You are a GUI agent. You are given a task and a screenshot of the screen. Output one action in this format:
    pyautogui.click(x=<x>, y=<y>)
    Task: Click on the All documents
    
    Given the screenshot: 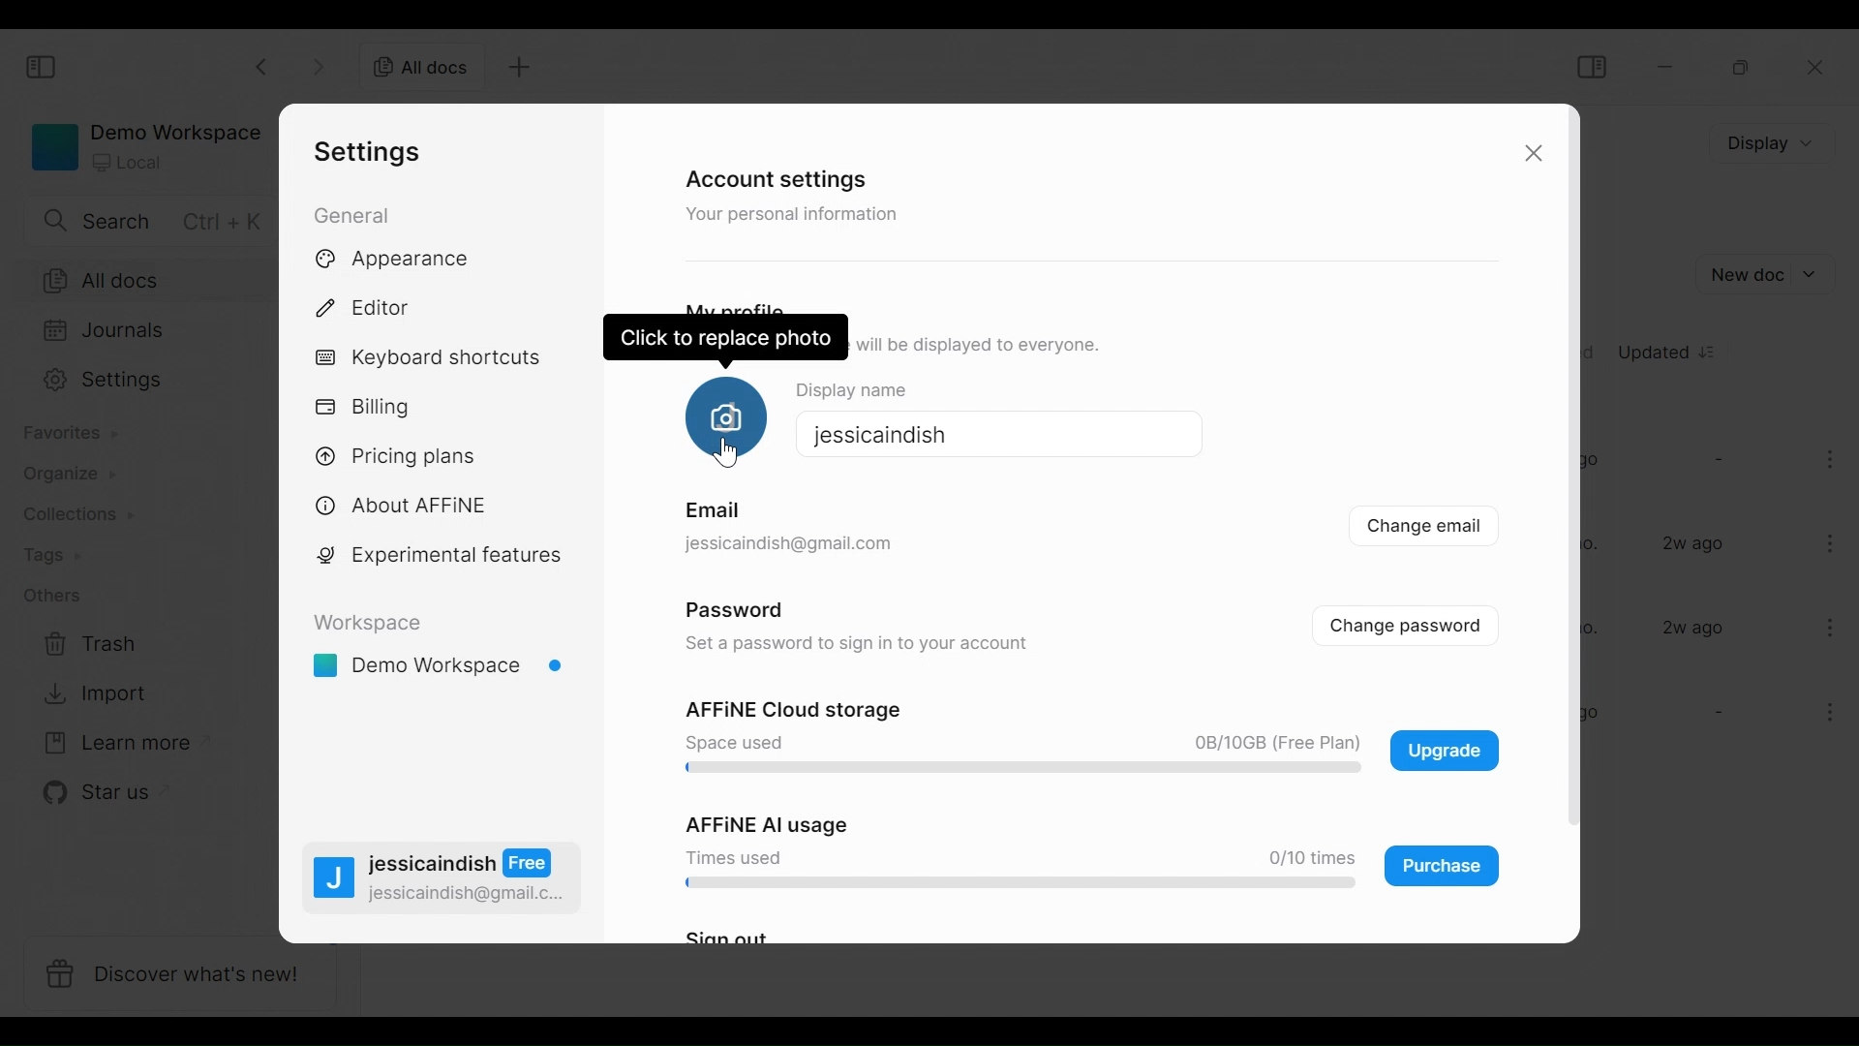 What is the action you would take?
    pyautogui.click(x=422, y=69)
    